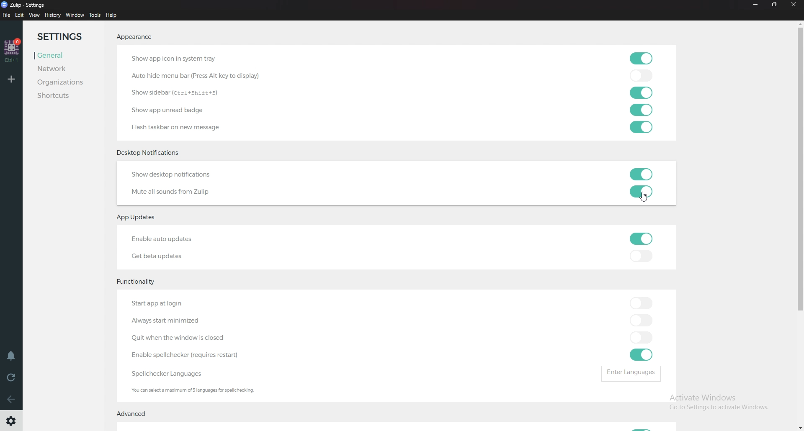  I want to click on Tools, so click(95, 15).